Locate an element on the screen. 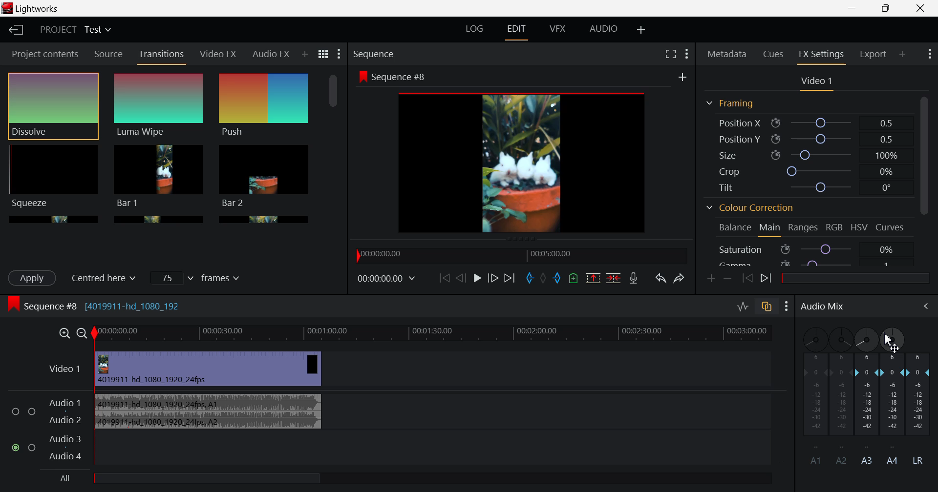  Luma Wipe is located at coordinates (159, 106).